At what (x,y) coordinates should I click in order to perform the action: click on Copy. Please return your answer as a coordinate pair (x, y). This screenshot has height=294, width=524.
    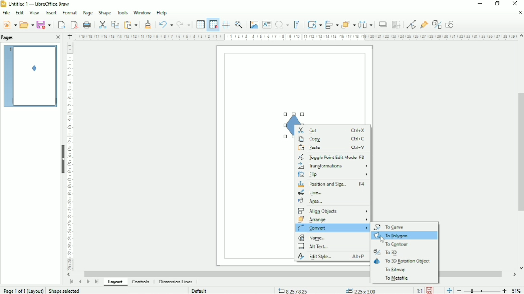
    Looking at the image, I should click on (332, 139).